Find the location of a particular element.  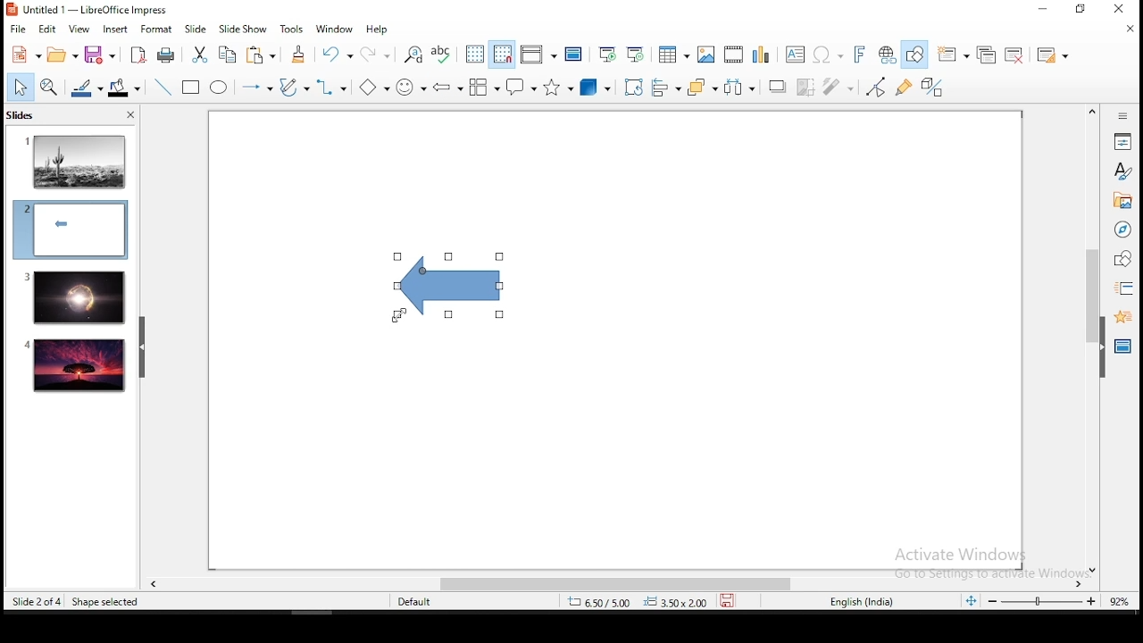

display views is located at coordinates (538, 54).